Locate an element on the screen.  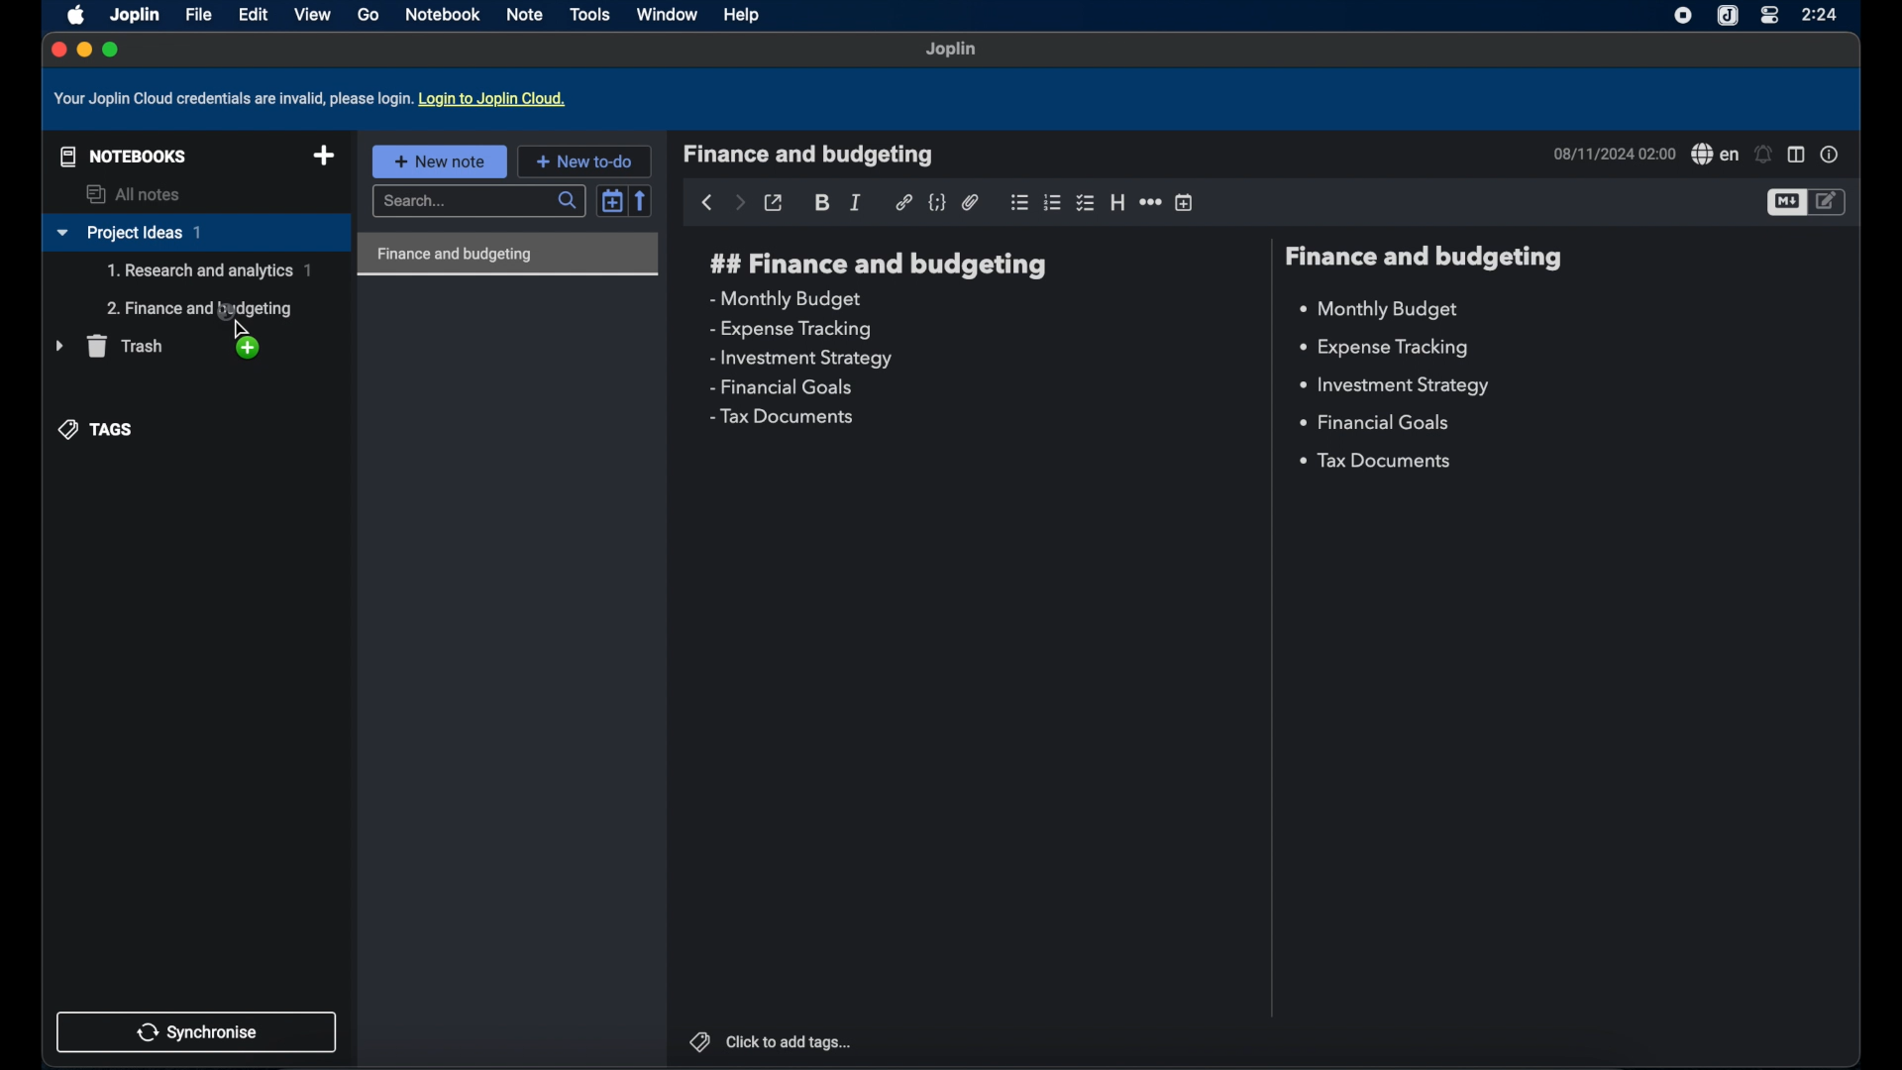
all notes is located at coordinates (136, 194).